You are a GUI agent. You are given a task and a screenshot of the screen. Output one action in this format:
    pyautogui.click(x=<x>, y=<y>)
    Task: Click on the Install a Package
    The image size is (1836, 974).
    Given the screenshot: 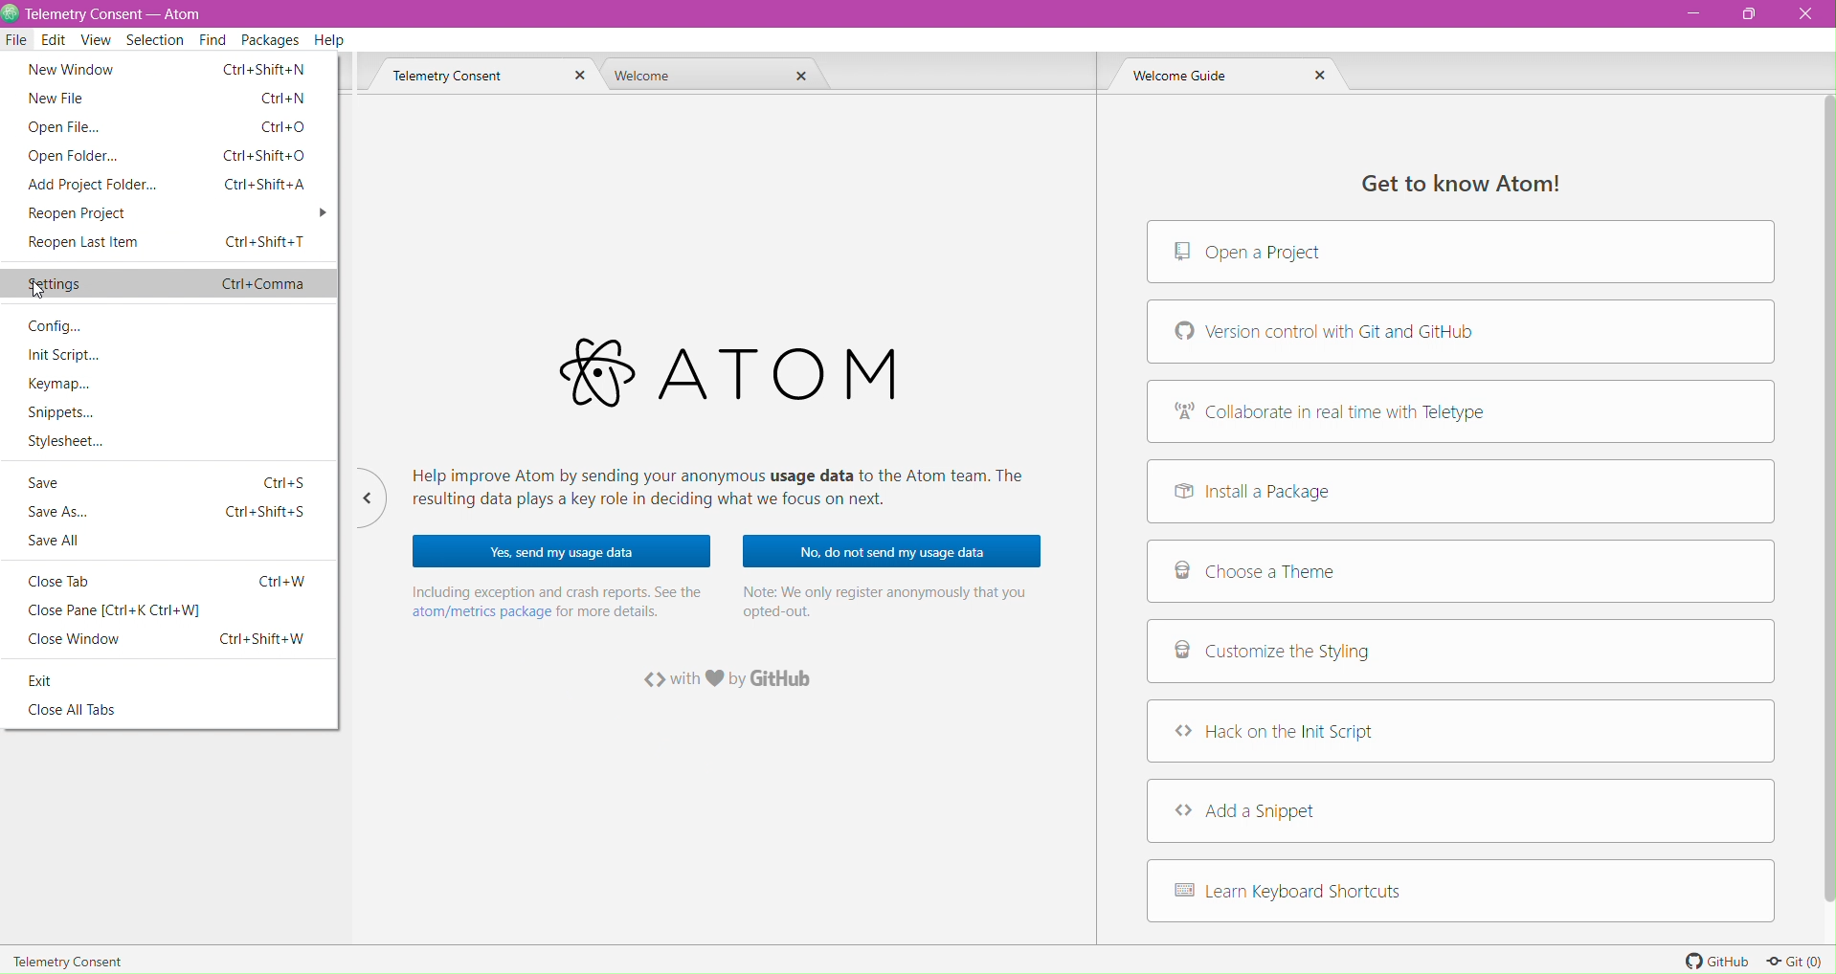 What is the action you would take?
    pyautogui.click(x=1460, y=491)
    